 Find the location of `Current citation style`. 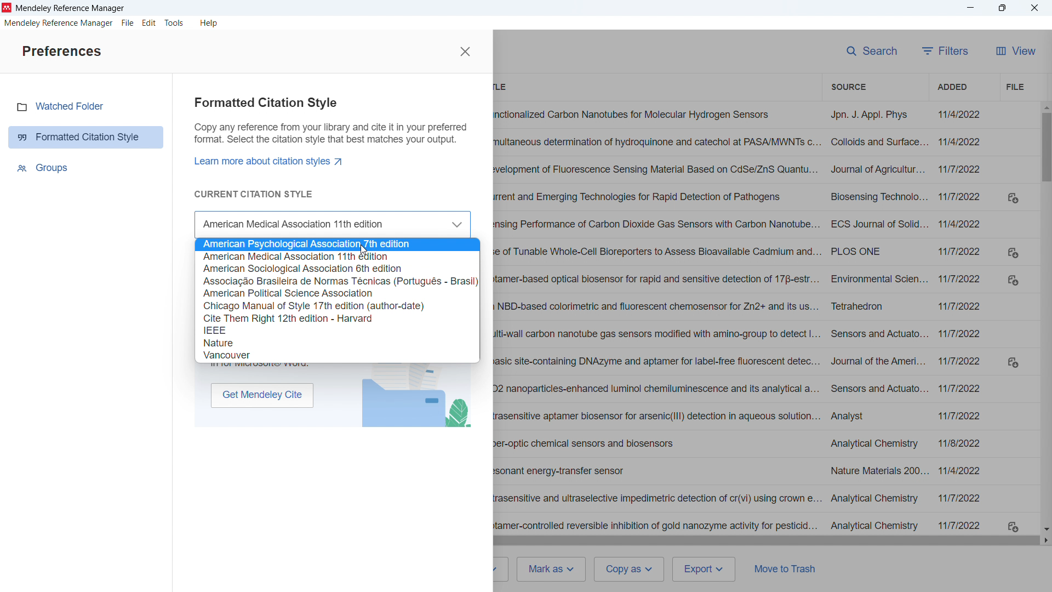

Current citation style is located at coordinates (253, 194).